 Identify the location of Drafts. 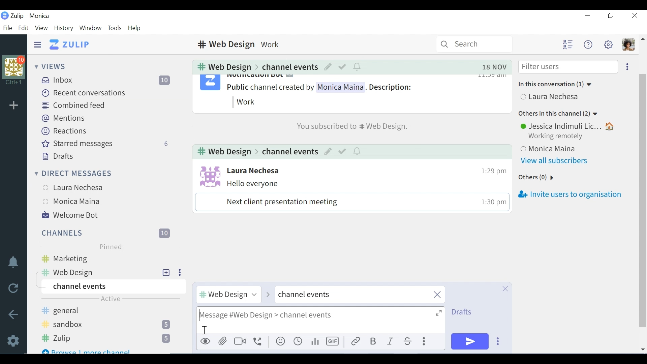
(57, 156).